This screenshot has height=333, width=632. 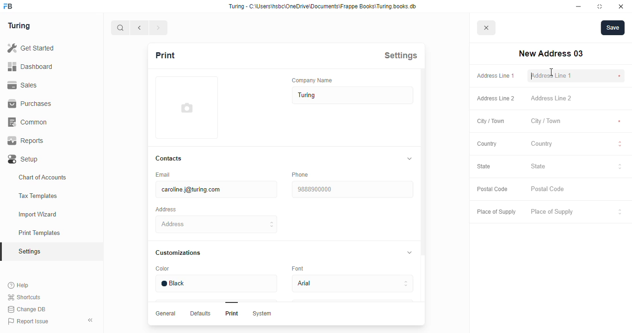 I want to click on arial, so click(x=352, y=284).